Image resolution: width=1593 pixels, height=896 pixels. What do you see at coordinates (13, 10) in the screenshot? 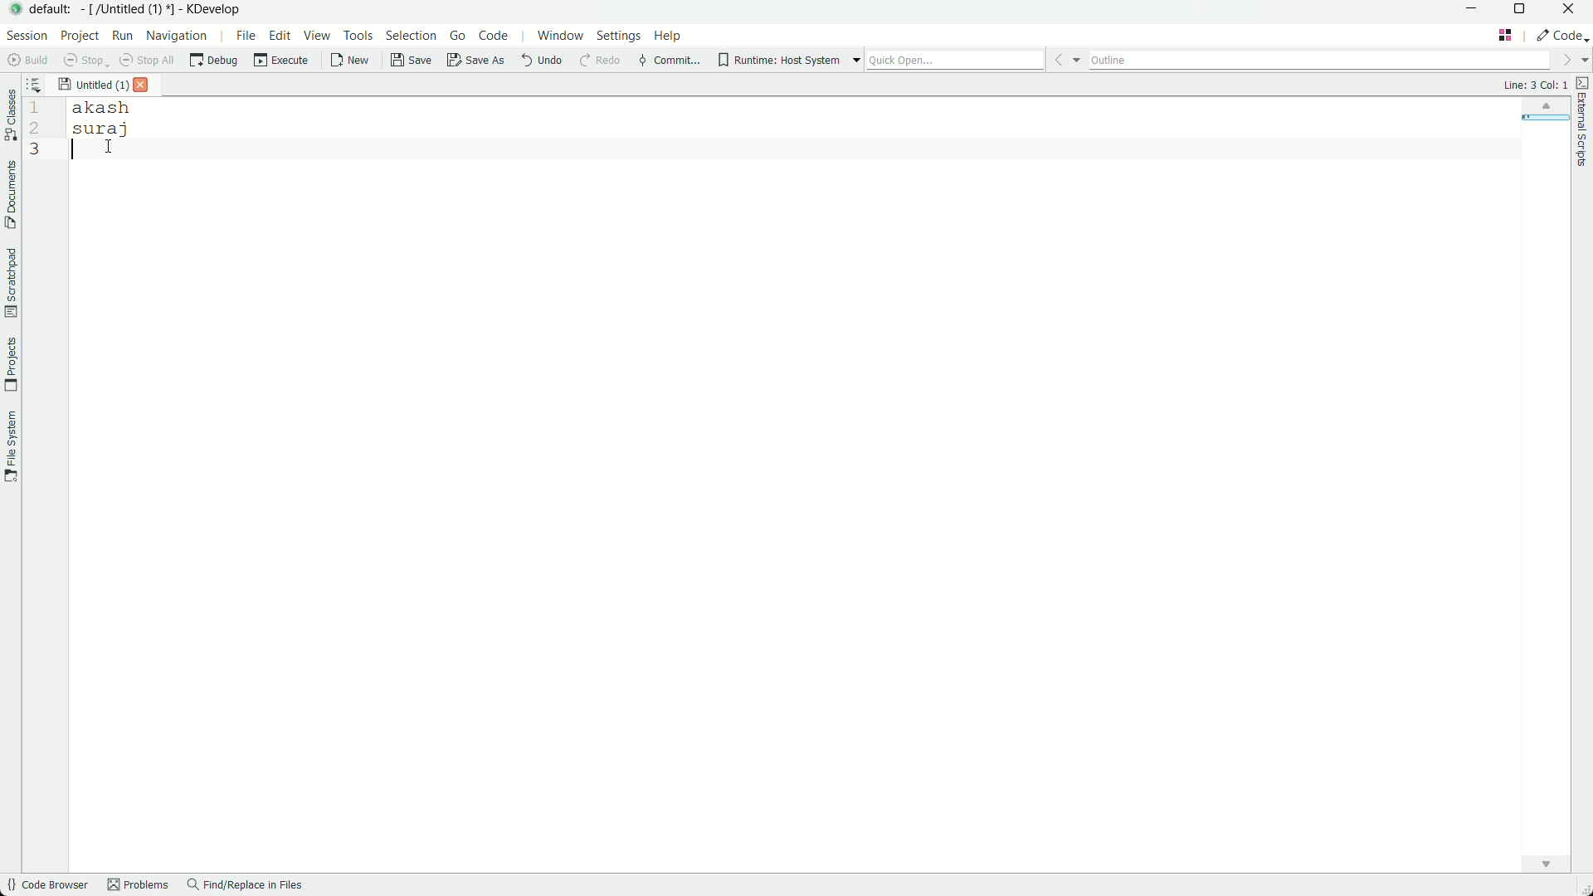
I see `app icon` at bounding box center [13, 10].